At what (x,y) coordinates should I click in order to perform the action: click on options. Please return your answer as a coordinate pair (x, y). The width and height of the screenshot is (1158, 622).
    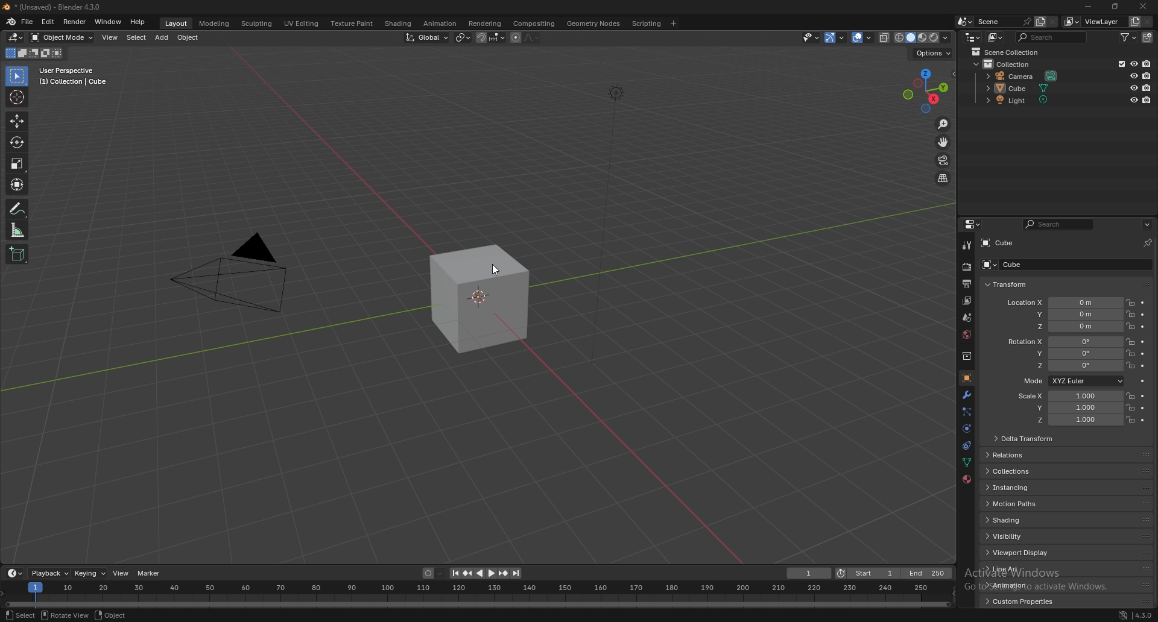
    Looking at the image, I should click on (1147, 225).